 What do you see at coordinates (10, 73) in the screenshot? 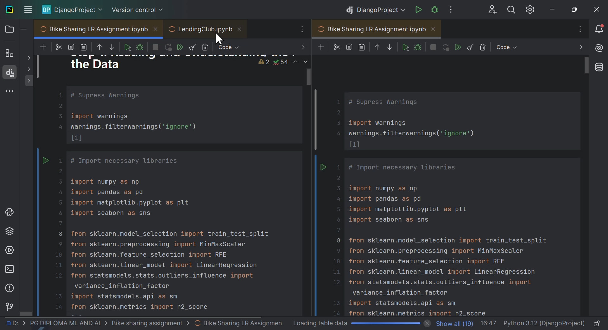
I see `Django structure` at bounding box center [10, 73].